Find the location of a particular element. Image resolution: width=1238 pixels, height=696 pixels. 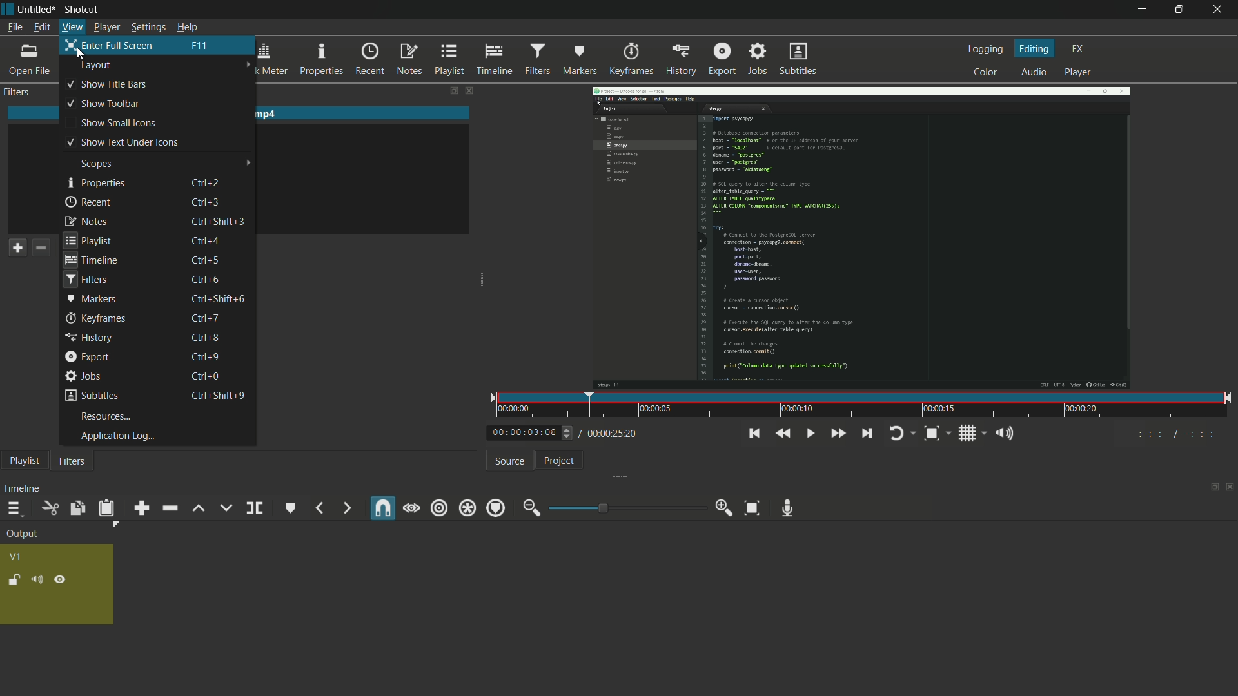

toggle play or pause is located at coordinates (811, 433).